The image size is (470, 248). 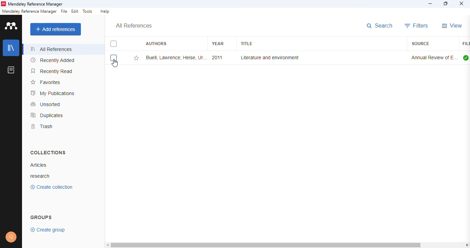 I want to click on collections, so click(x=49, y=153).